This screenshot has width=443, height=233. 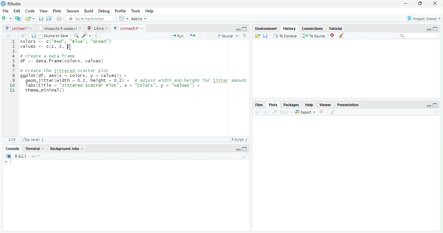 What do you see at coordinates (39, 156) in the screenshot?
I see `View the current working directory` at bounding box center [39, 156].